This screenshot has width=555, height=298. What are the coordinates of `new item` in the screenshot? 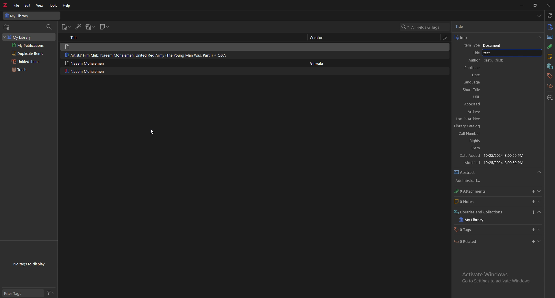 It's located at (66, 27).